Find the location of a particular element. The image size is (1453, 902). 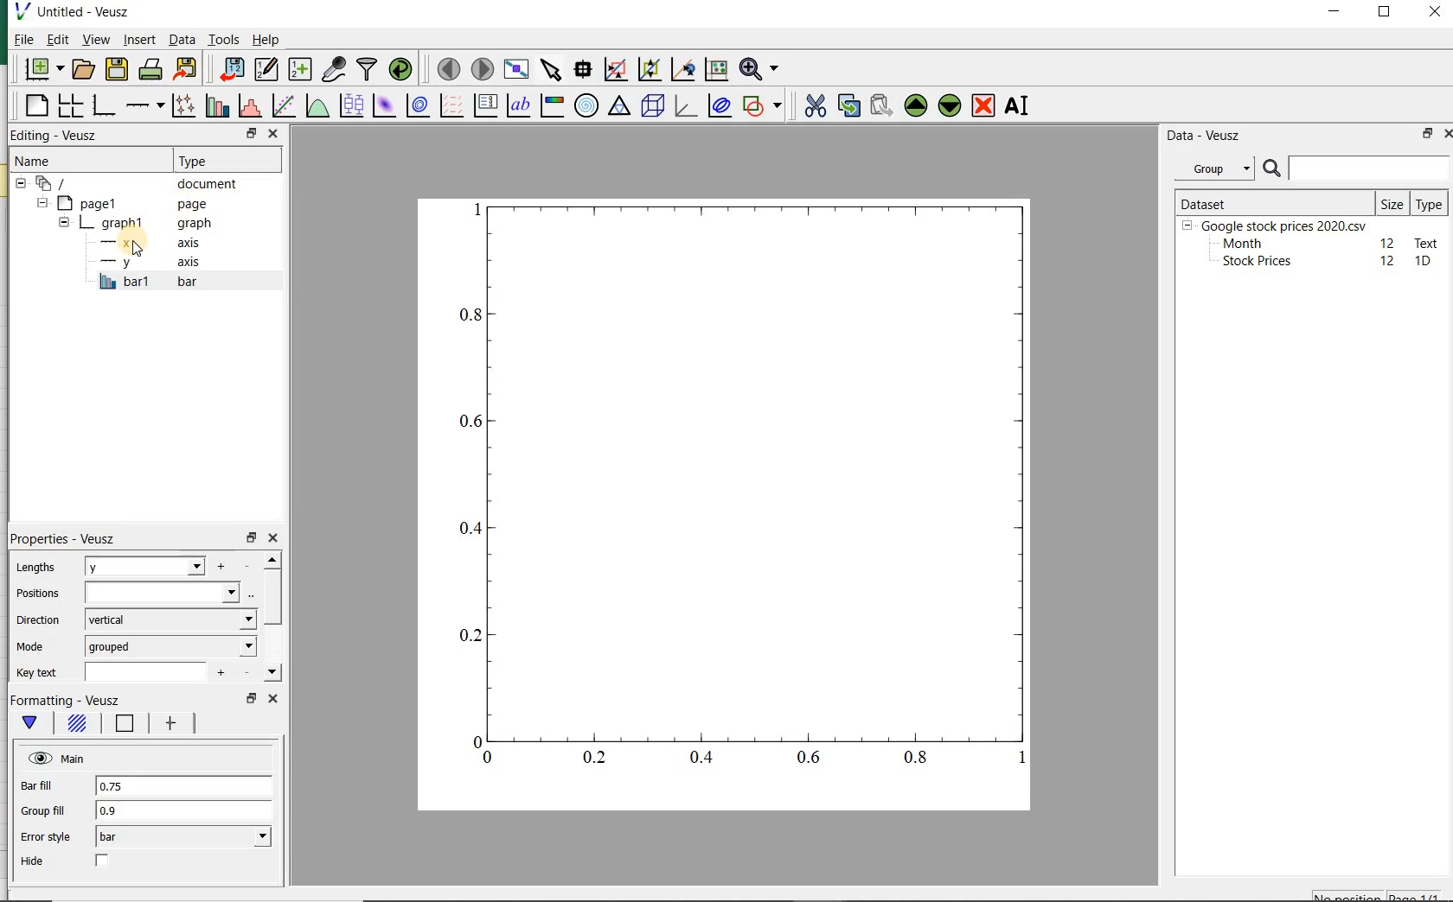

DATASET is located at coordinates (1273, 200).